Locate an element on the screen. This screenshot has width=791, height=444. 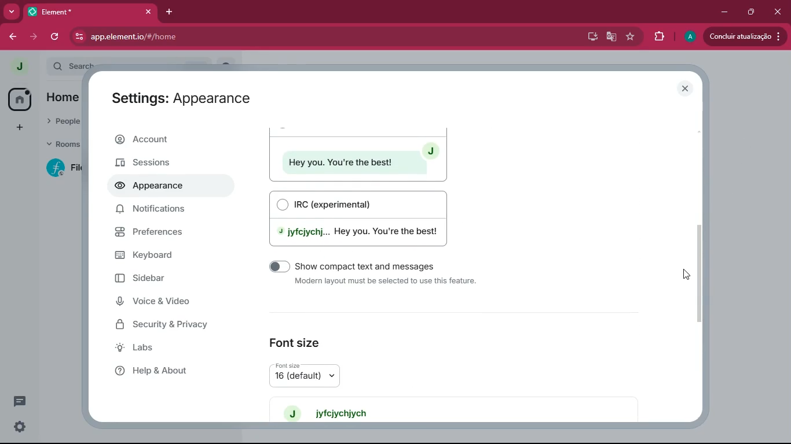
desktop is located at coordinates (590, 37).